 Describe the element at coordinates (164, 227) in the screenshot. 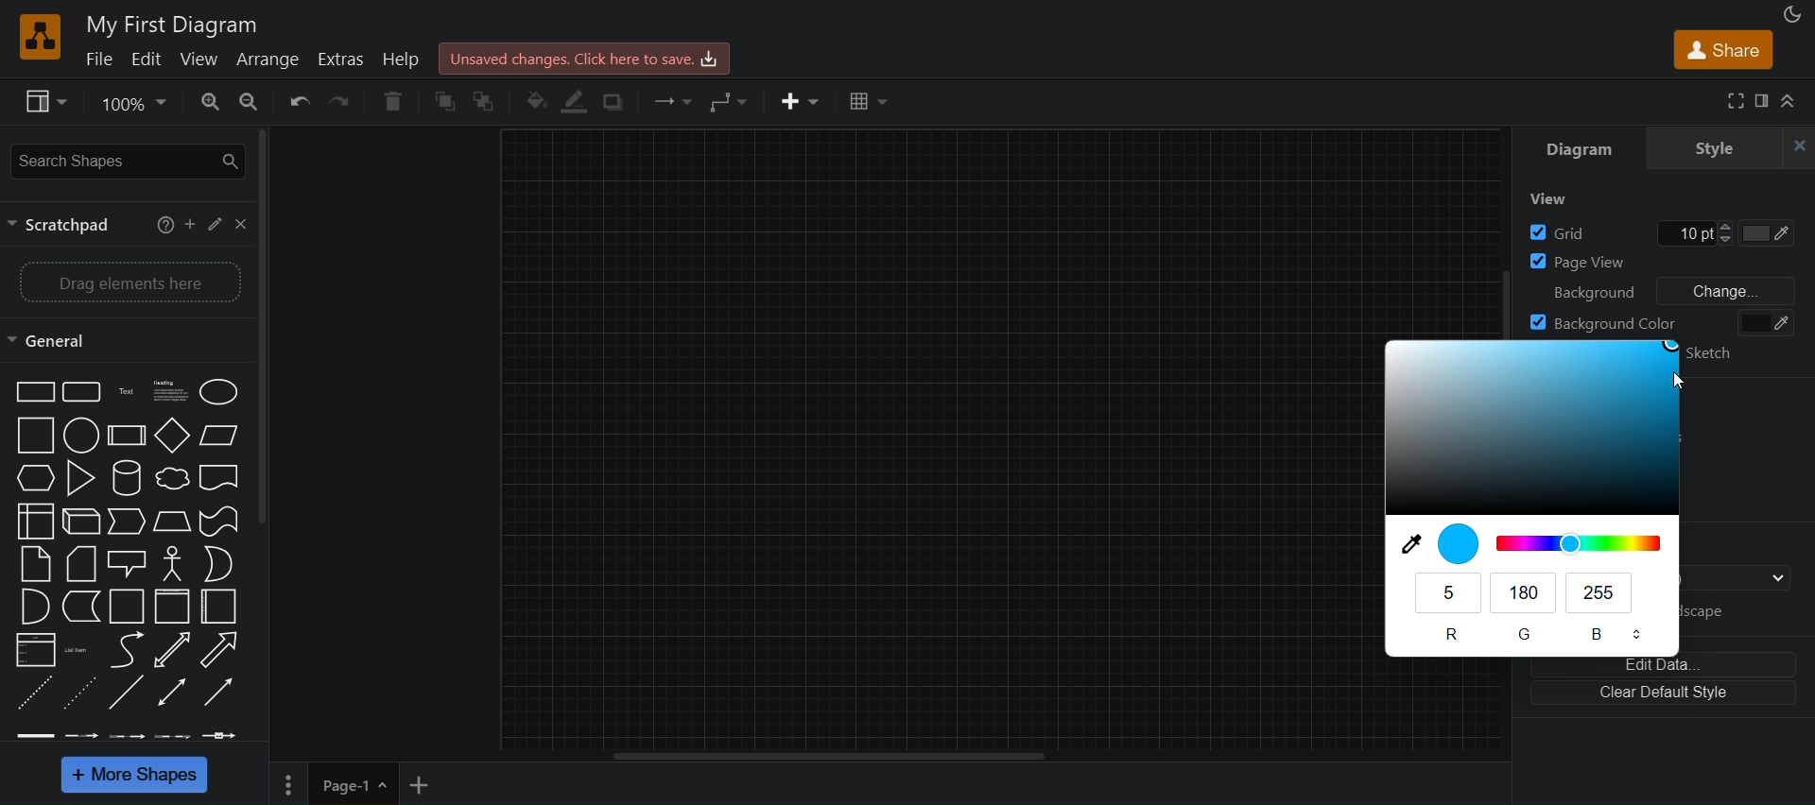

I see `help` at that location.